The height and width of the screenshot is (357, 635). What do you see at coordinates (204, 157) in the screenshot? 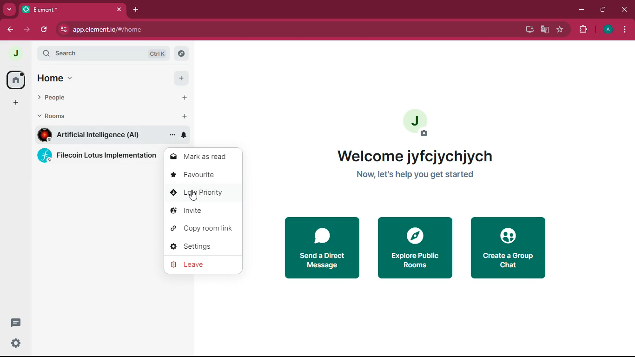
I see `mark as read` at bounding box center [204, 157].